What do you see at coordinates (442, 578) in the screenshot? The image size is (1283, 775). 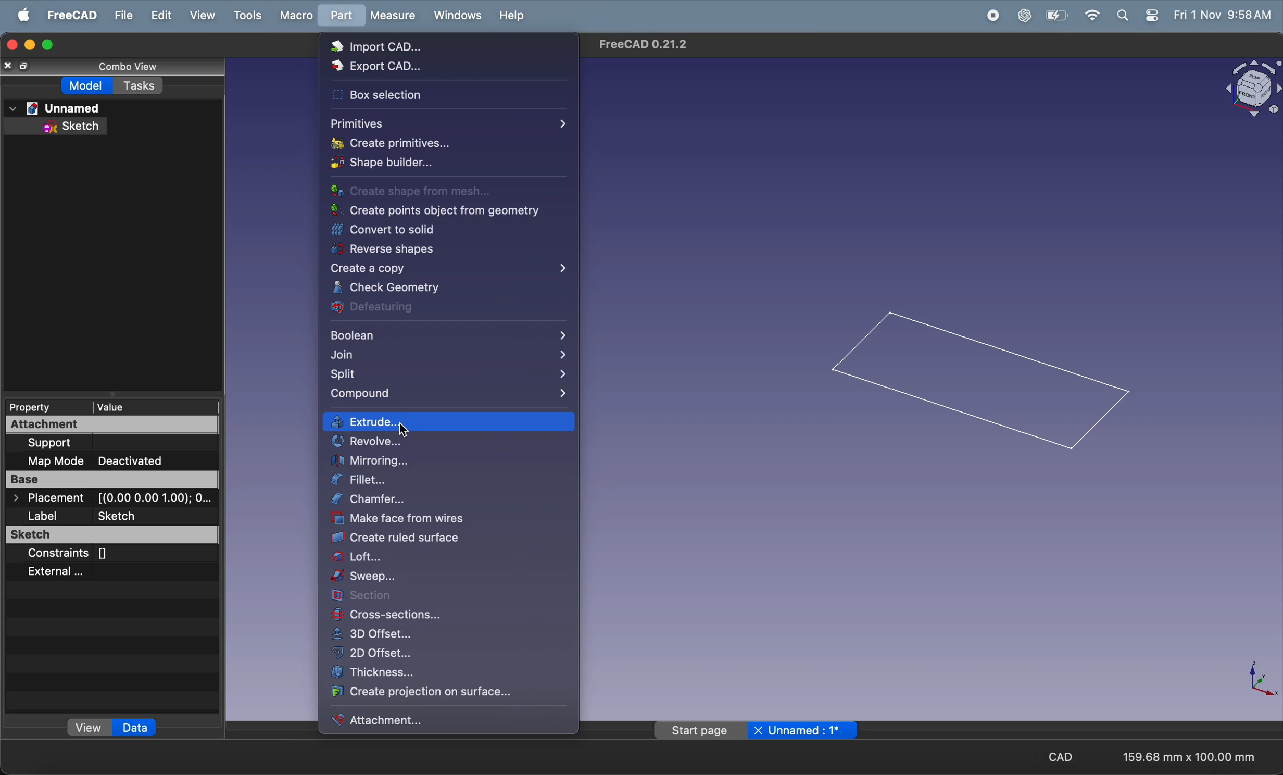 I see `sweep` at bounding box center [442, 578].